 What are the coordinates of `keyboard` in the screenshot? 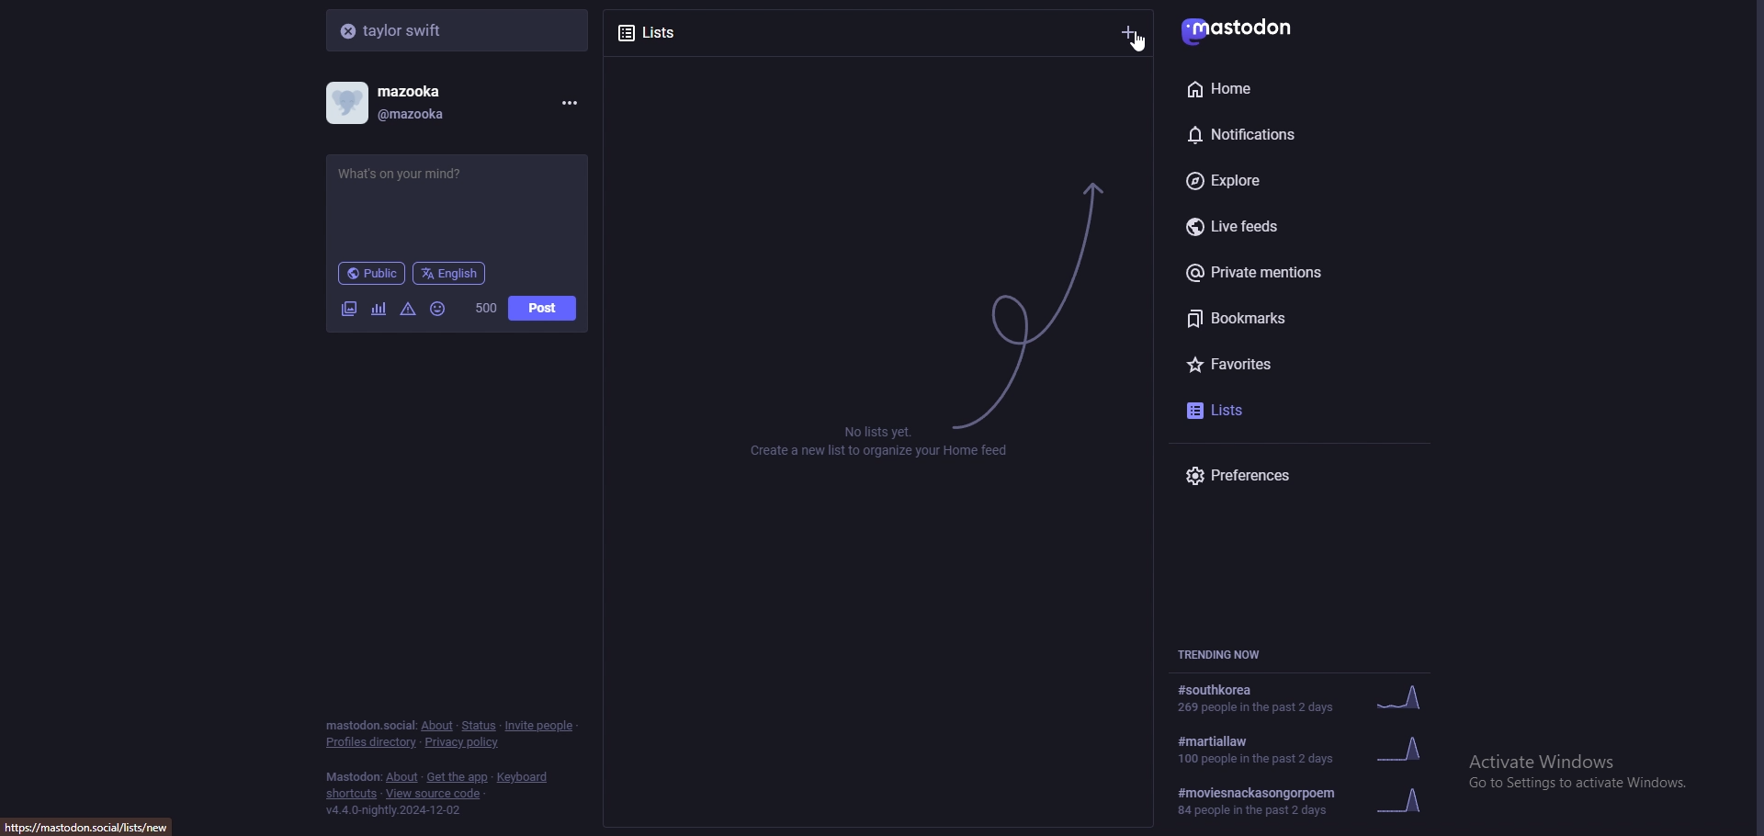 It's located at (525, 777).